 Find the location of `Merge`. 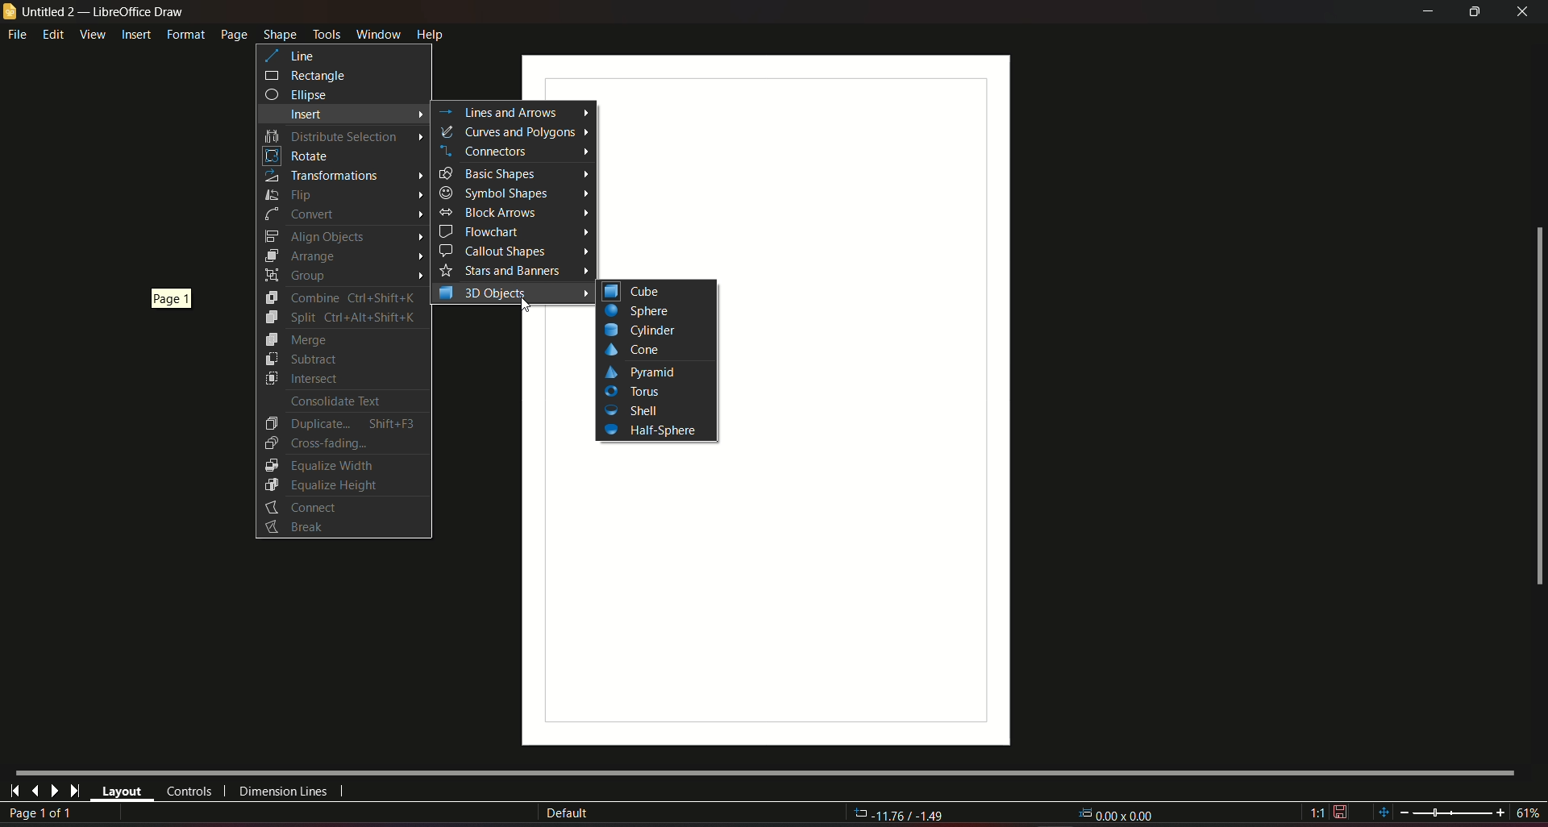

Merge is located at coordinates (298, 339).